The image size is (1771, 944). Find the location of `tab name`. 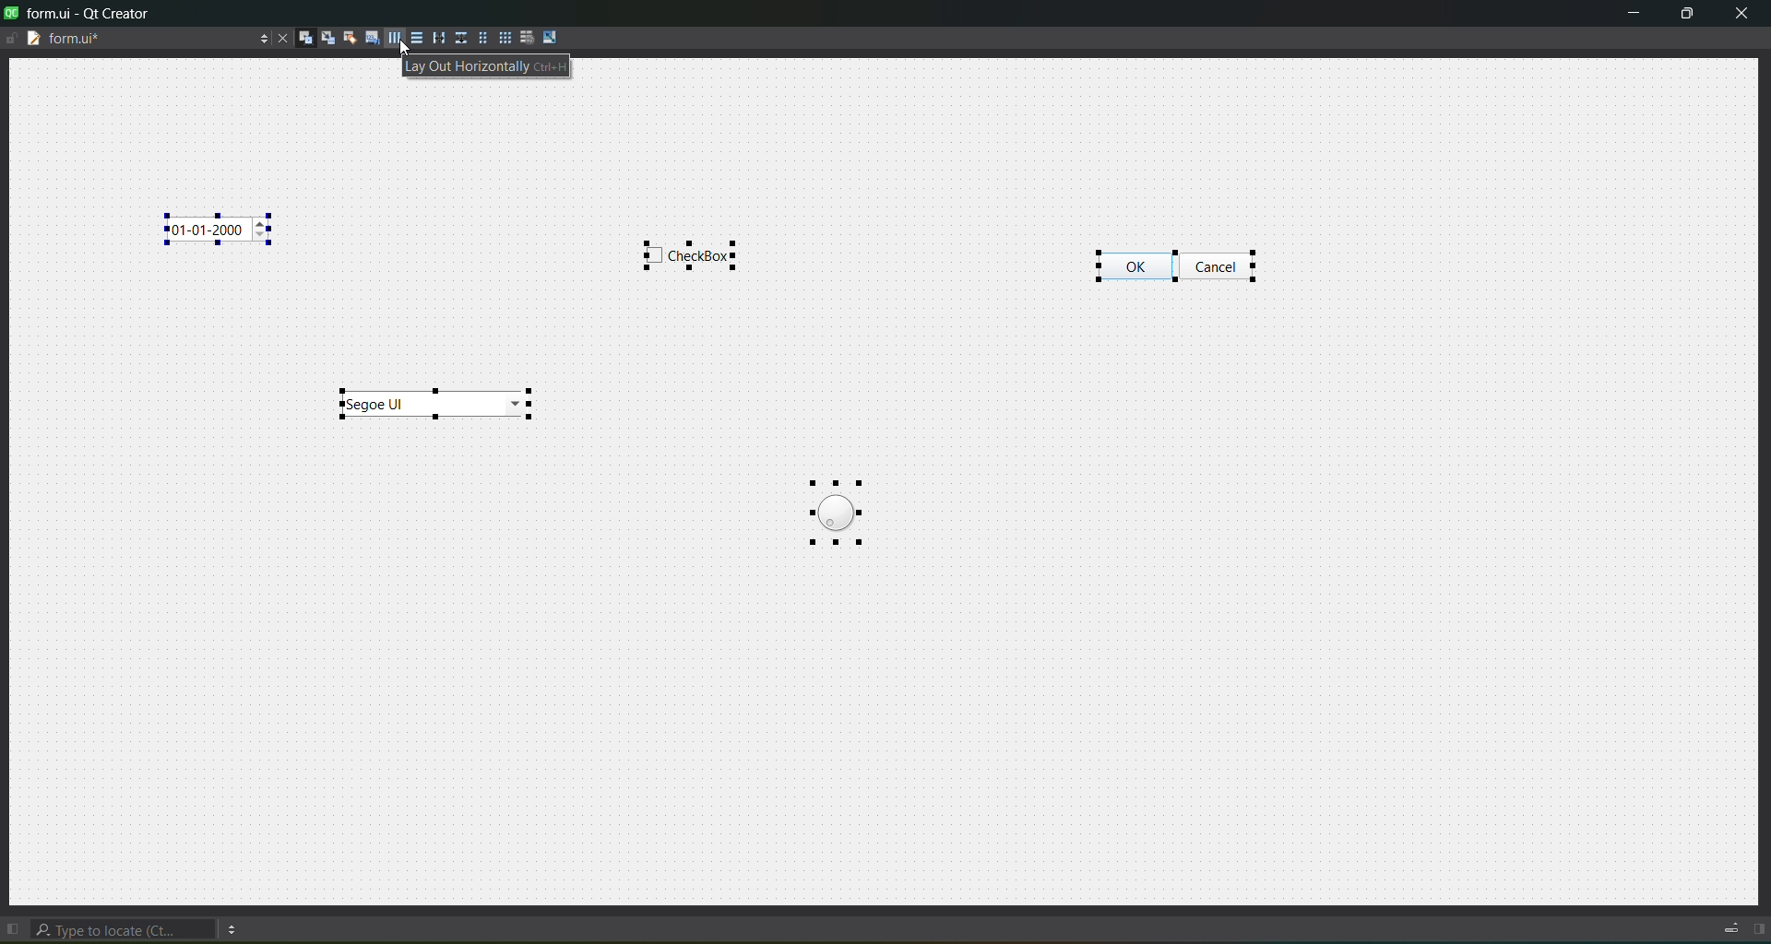

tab name is located at coordinates (89, 40).